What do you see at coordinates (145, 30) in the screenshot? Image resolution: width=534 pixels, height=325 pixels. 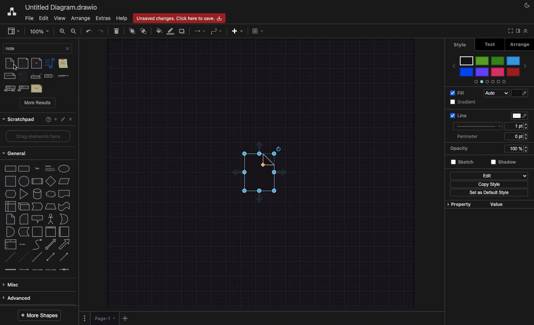 I see `To back` at bounding box center [145, 30].